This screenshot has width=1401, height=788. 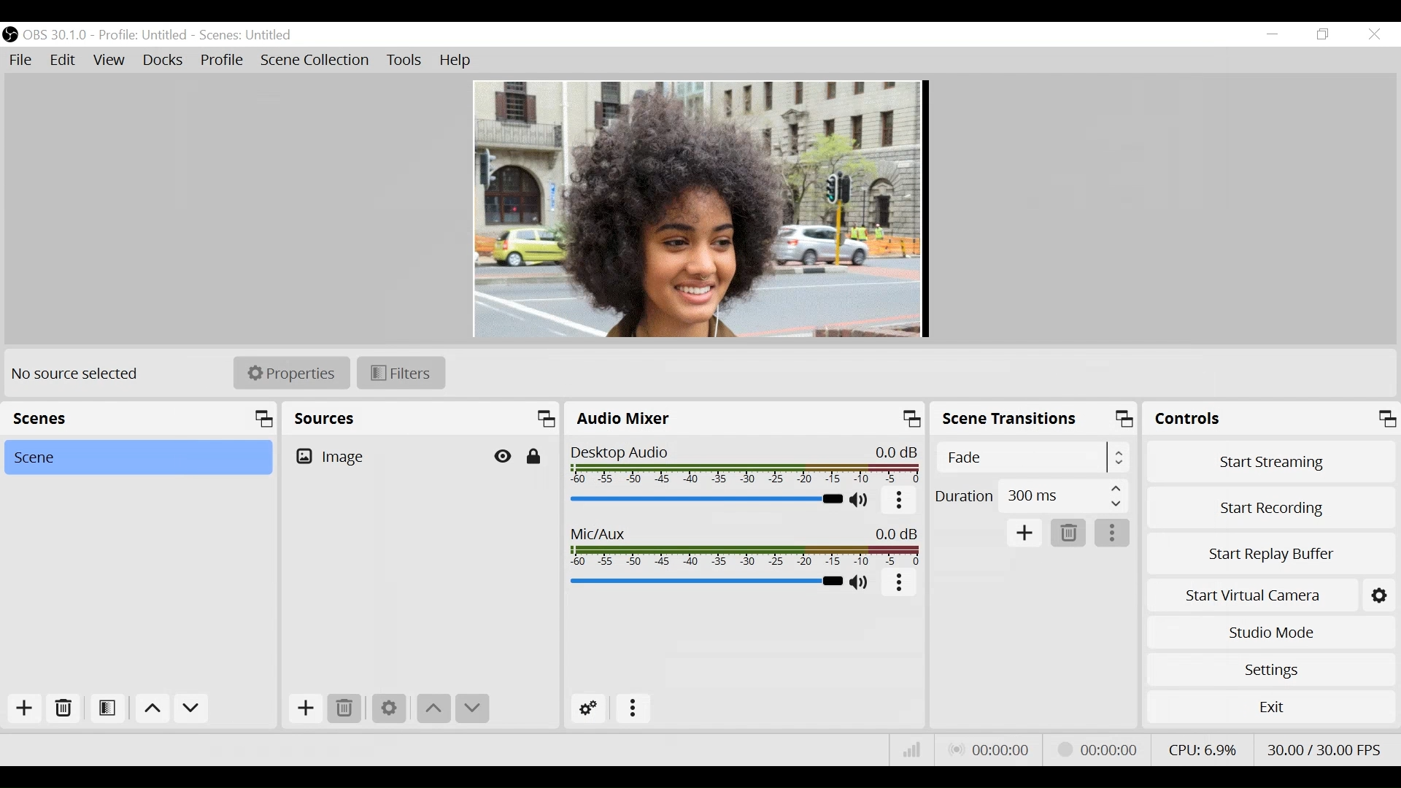 I want to click on Desktop Audio, so click(x=745, y=463).